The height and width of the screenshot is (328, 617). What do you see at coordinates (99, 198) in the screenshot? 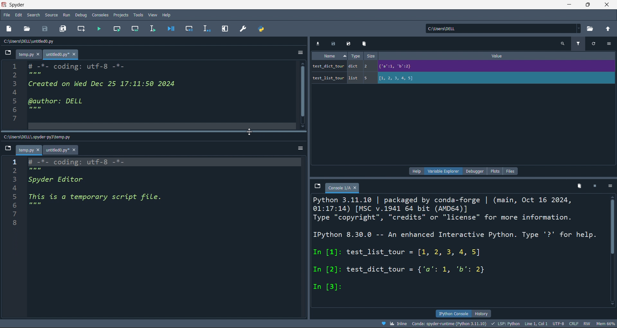
I see `5 This 1s a temporary script file.l` at bounding box center [99, 198].